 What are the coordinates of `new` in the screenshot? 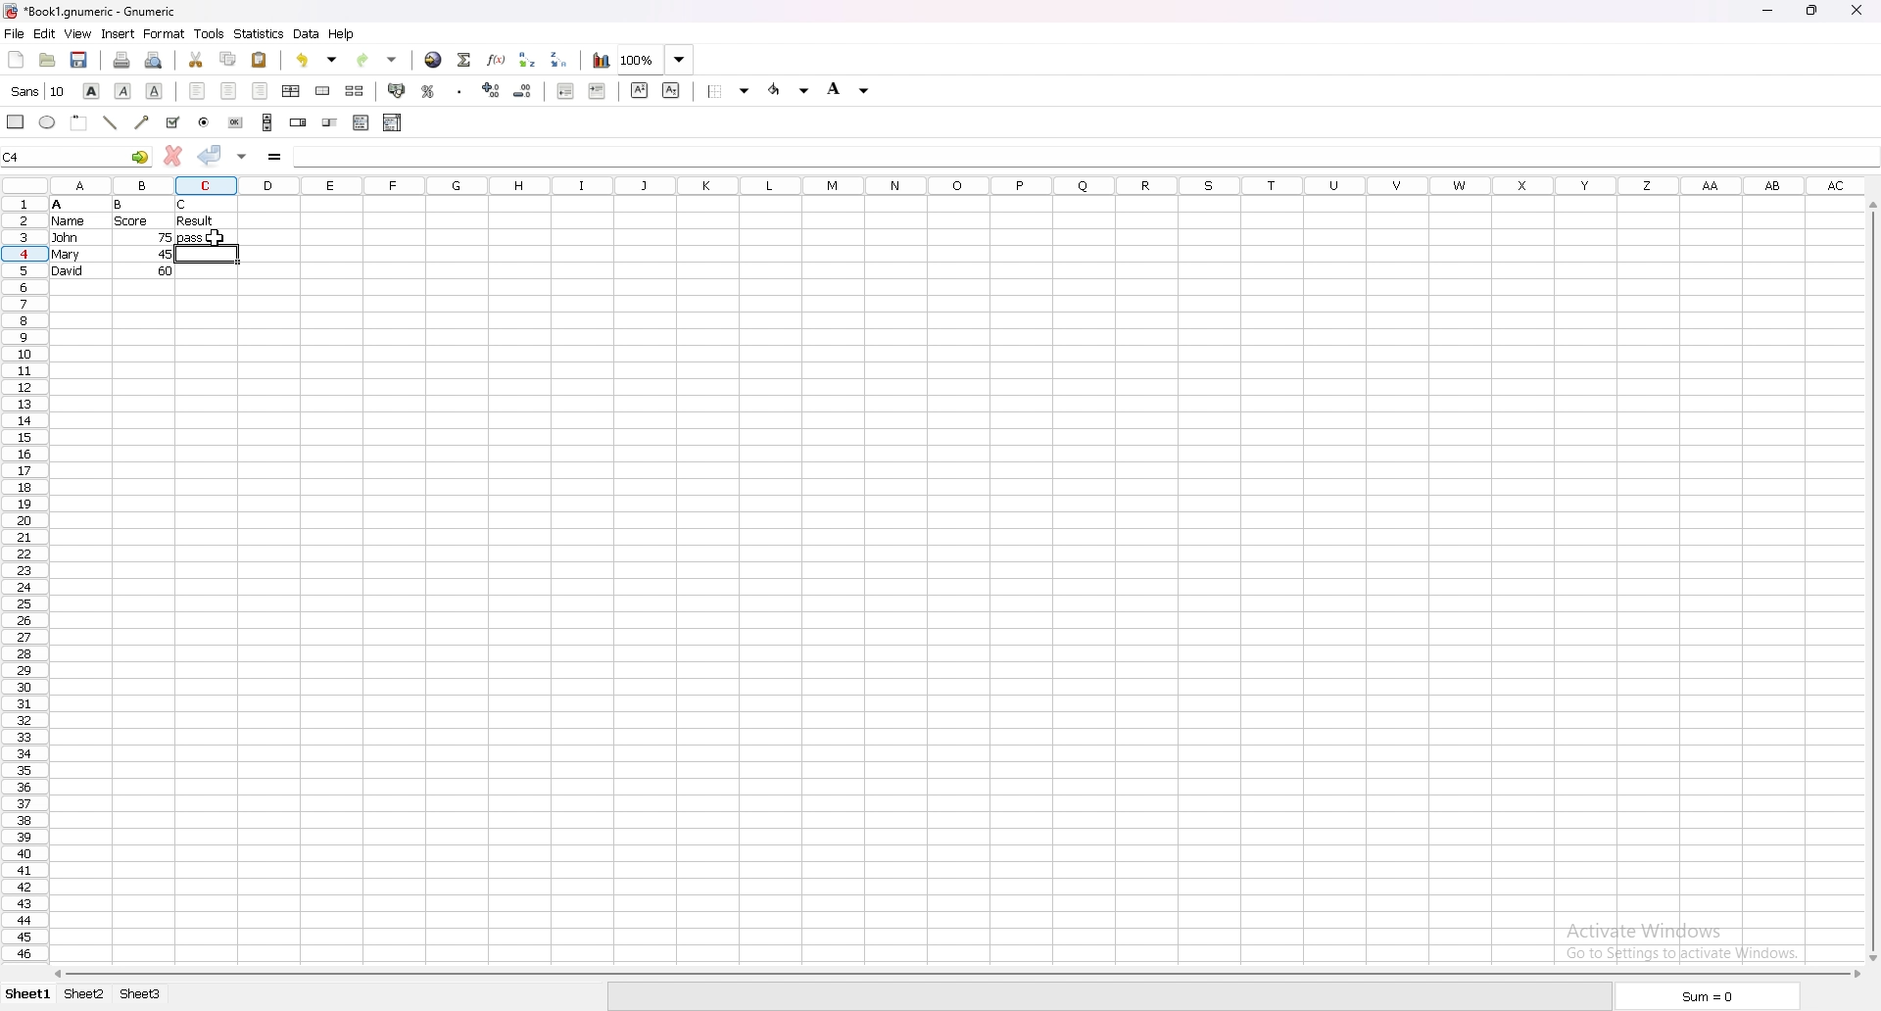 It's located at (16, 60).